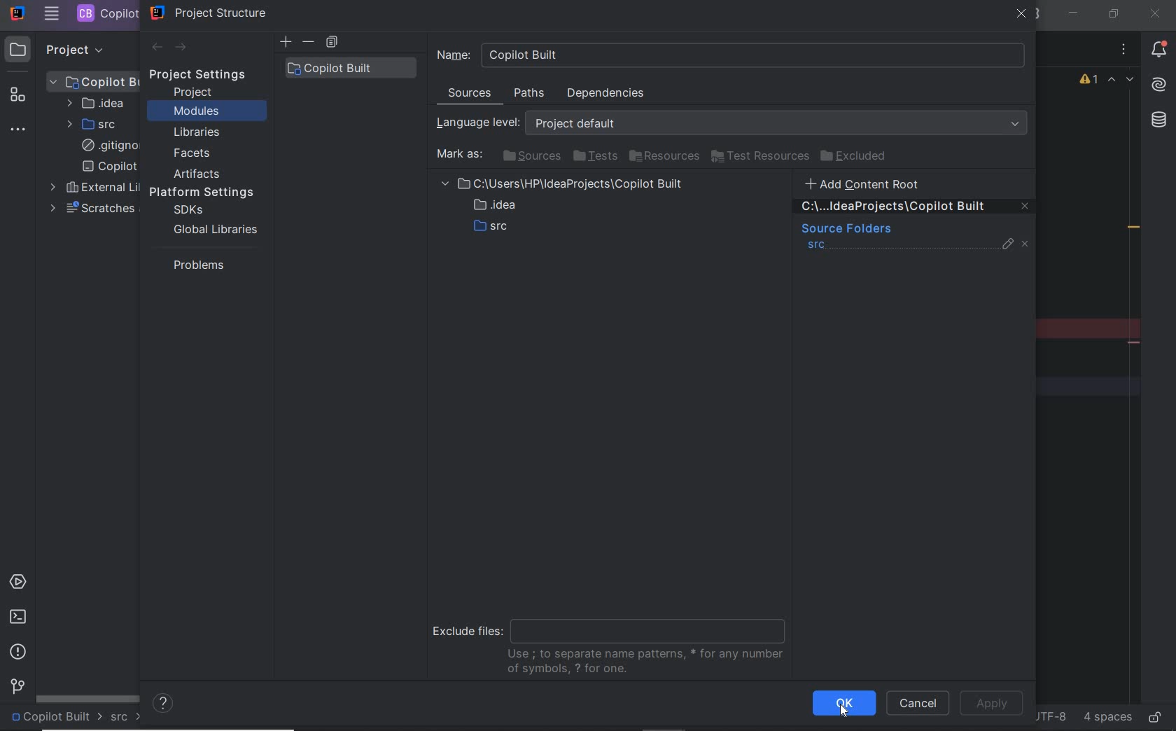 This screenshot has height=731, width=1176. I want to click on src, so click(817, 246).